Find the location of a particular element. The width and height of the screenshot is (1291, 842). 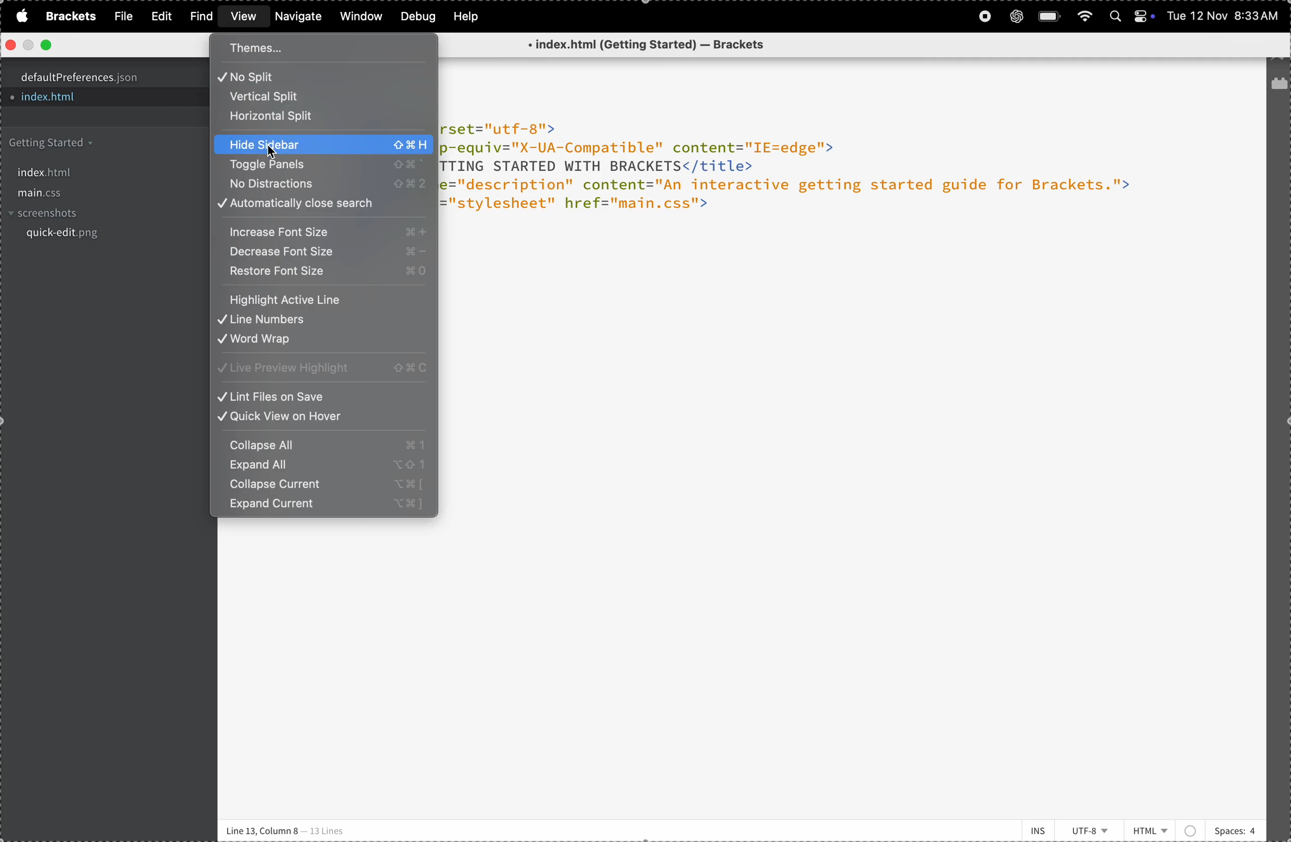

increase font size is located at coordinates (322, 232).